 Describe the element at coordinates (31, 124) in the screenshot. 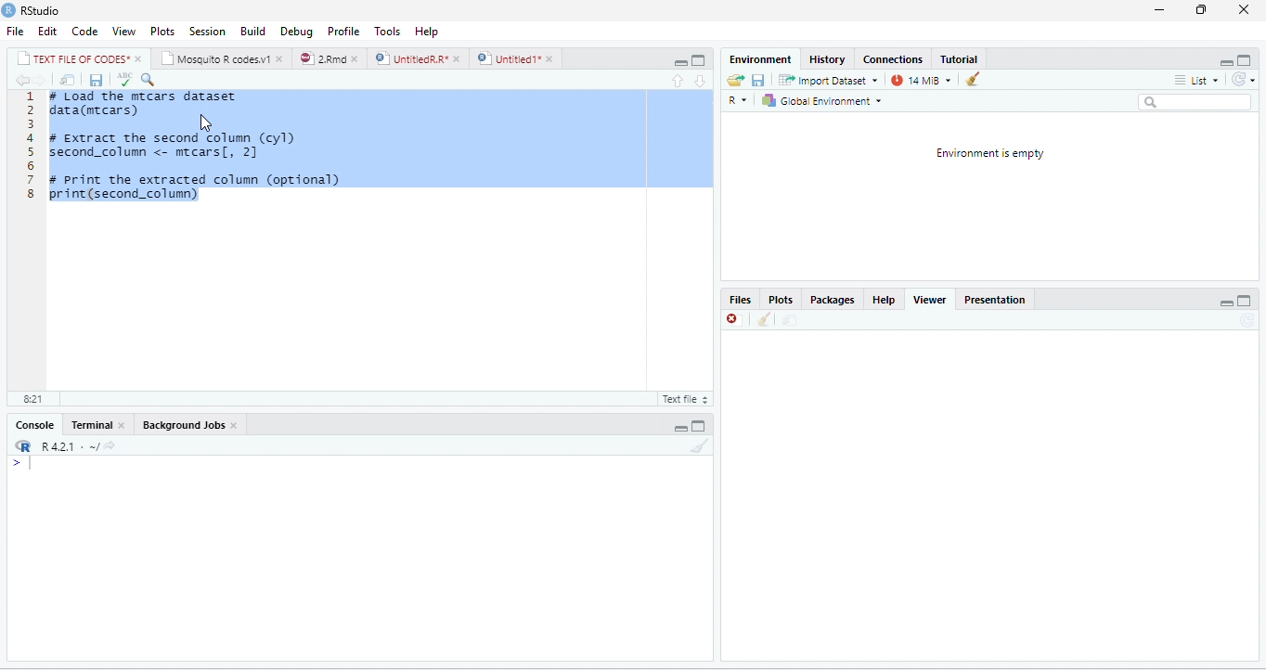

I see `3` at that location.